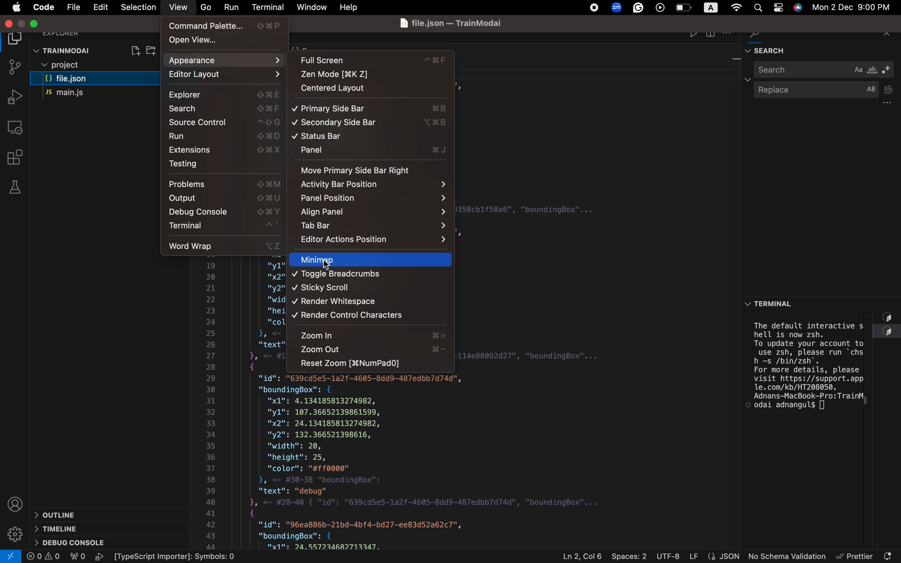 The height and width of the screenshot is (563, 901). I want to click on view, so click(178, 8).